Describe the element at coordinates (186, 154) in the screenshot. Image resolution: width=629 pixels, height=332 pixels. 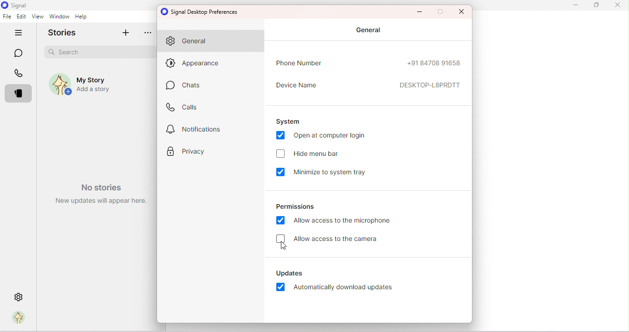
I see `Privacy` at that location.